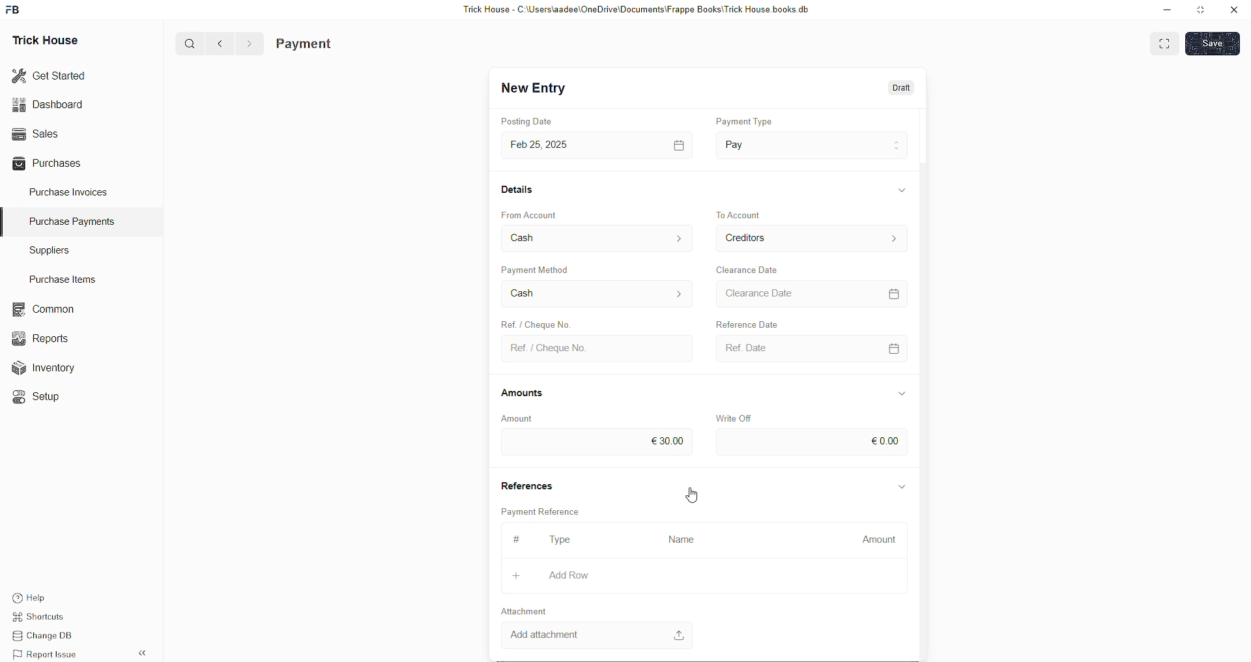  Describe the element at coordinates (740, 323) in the screenshot. I see `Reference Date` at that location.